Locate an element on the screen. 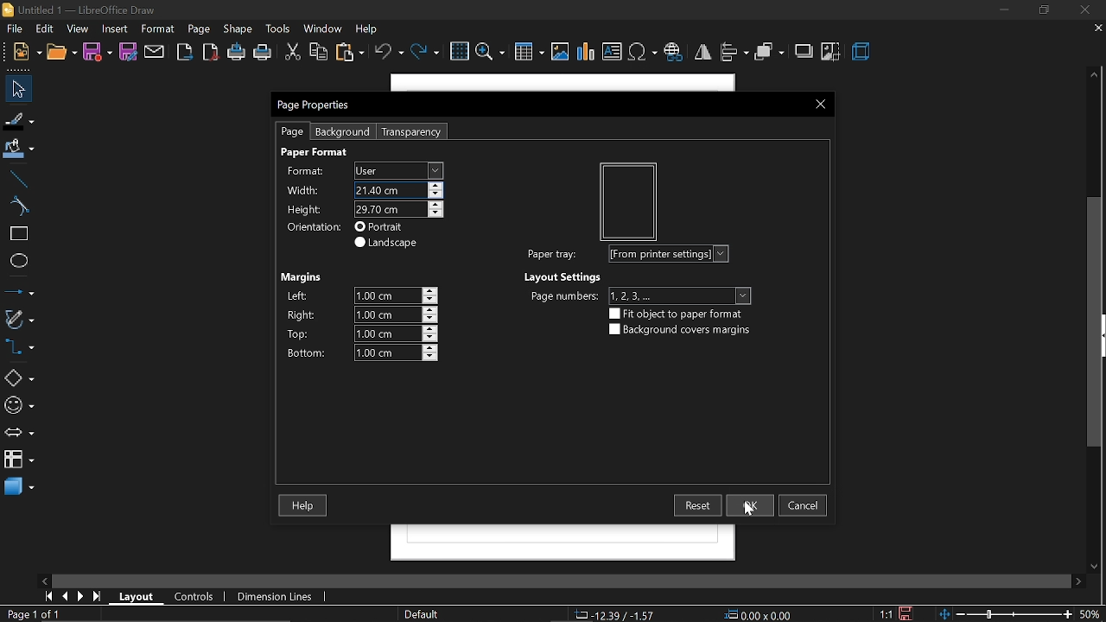 The width and height of the screenshot is (1106, 622). save is located at coordinates (98, 54).